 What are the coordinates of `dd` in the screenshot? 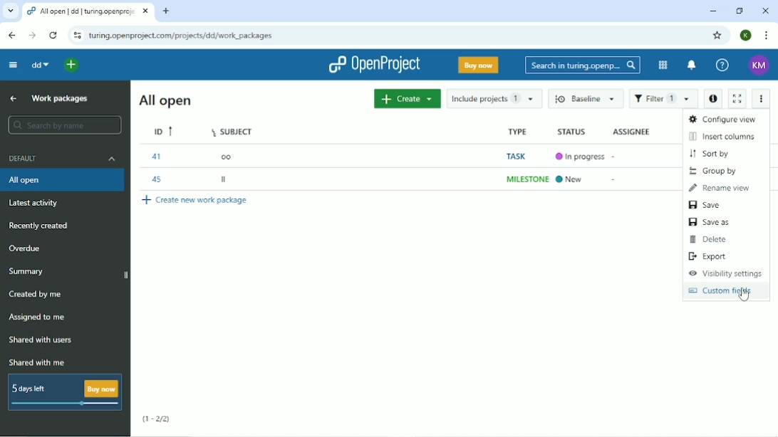 It's located at (39, 65).